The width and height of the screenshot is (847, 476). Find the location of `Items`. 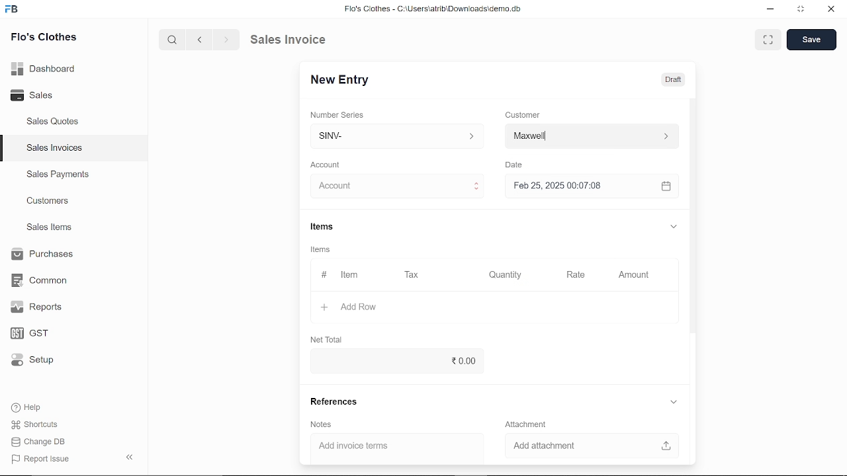

Items is located at coordinates (325, 227).